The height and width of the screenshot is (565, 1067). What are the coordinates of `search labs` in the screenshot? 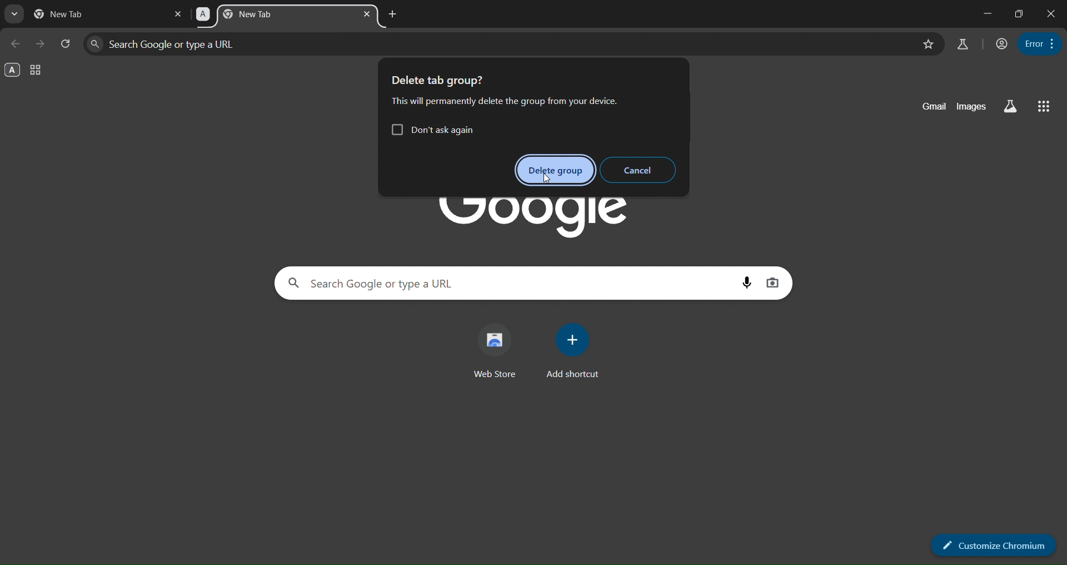 It's located at (963, 44).